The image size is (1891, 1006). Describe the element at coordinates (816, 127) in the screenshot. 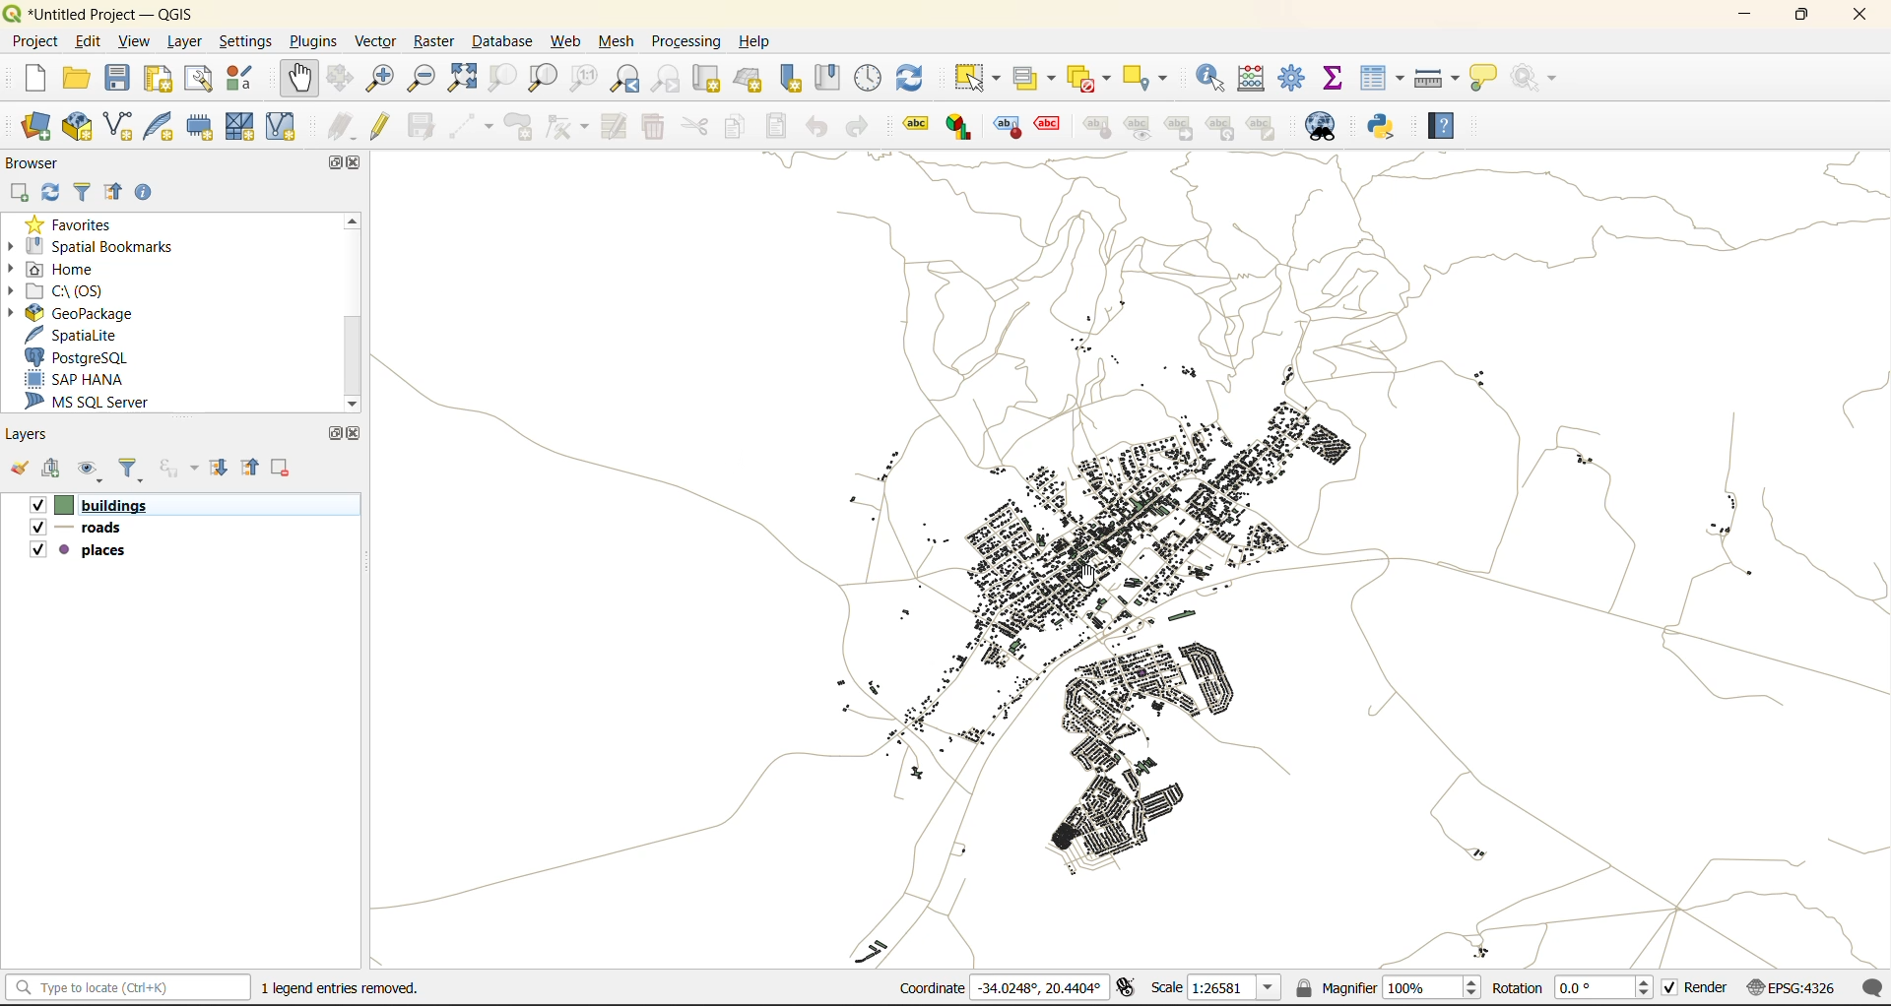

I see `undo` at that location.